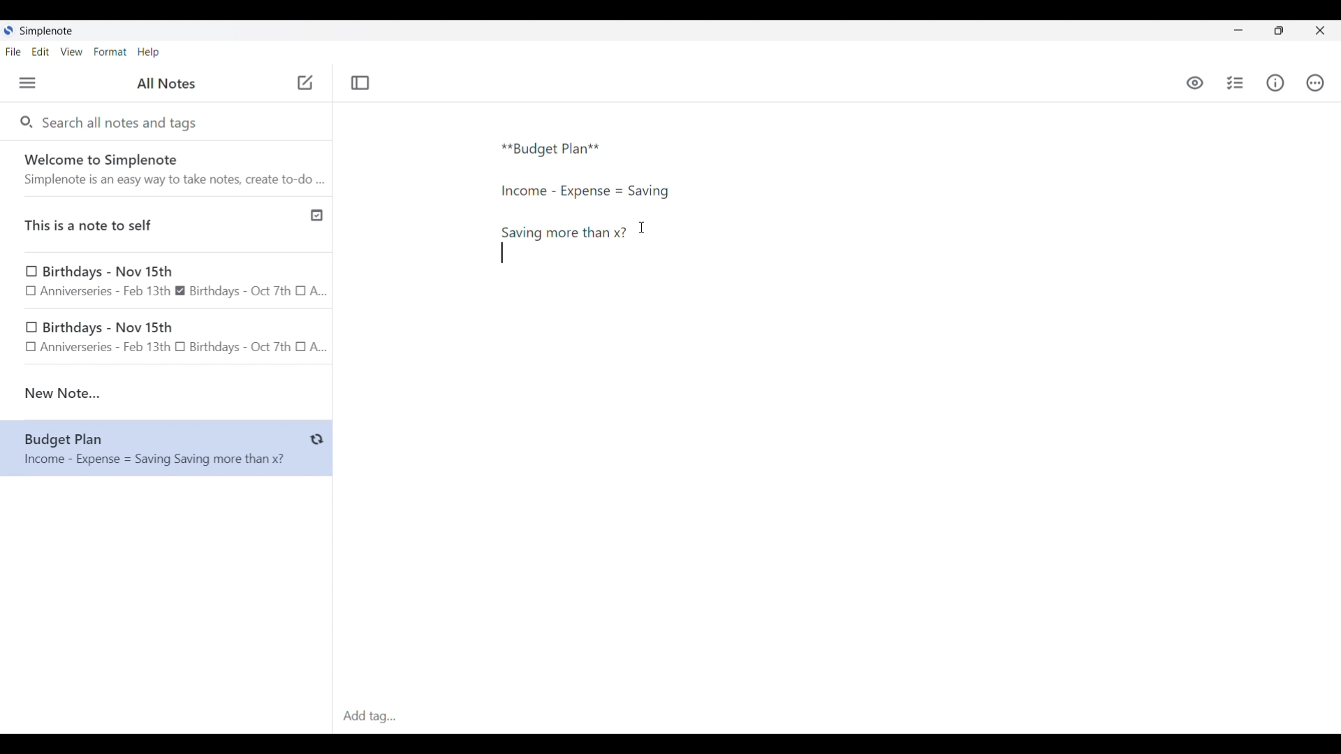  Describe the element at coordinates (47, 31) in the screenshot. I see `Software name` at that location.